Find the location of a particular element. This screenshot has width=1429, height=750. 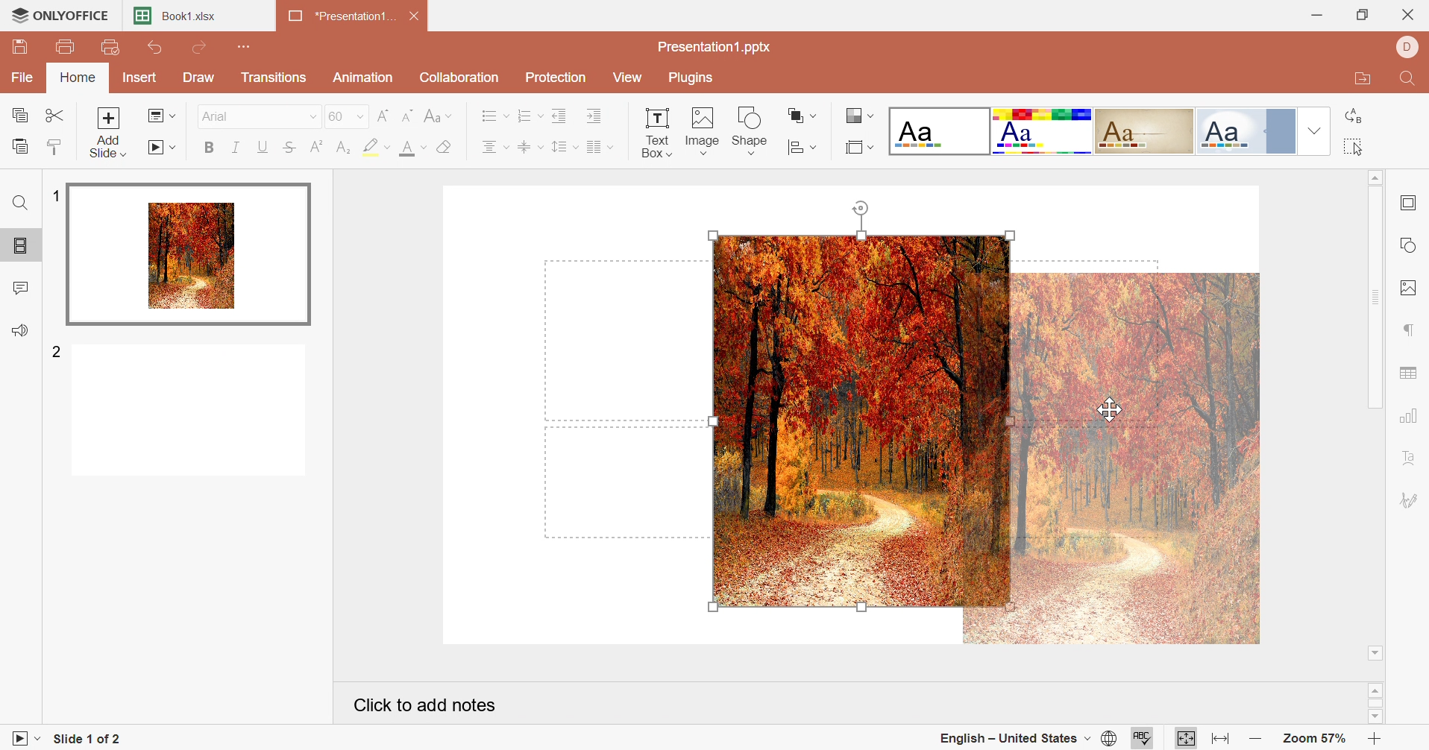

Strikethrough is located at coordinates (288, 149).